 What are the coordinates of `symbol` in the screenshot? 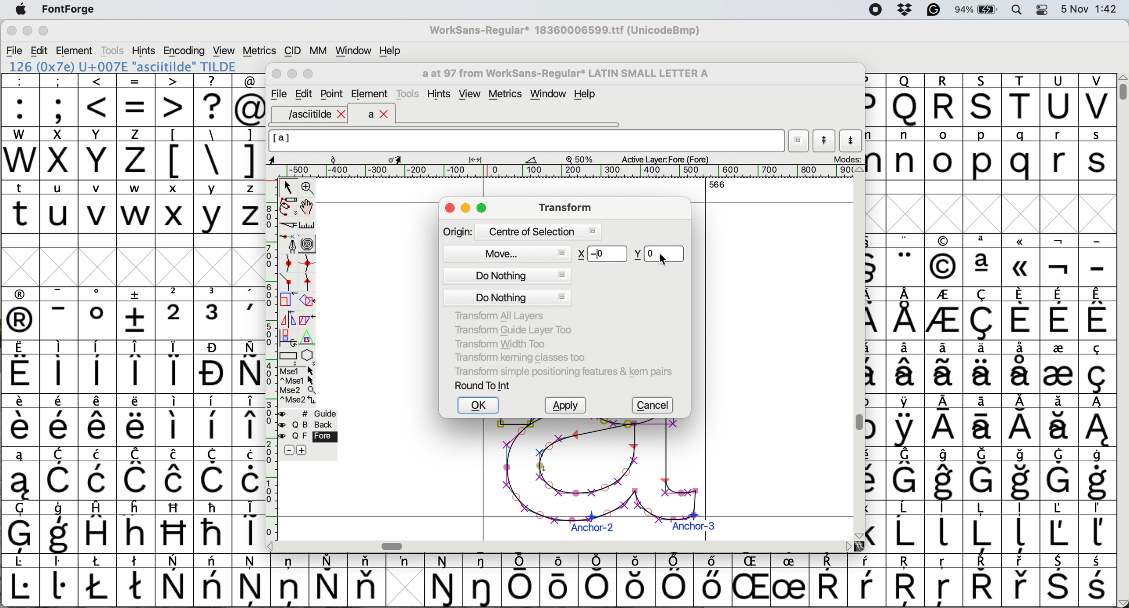 It's located at (600, 580).